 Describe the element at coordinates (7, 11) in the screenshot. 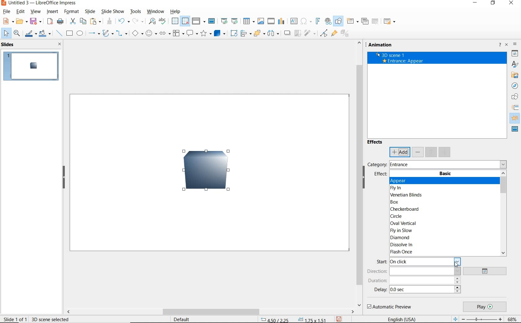

I see `file` at that location.